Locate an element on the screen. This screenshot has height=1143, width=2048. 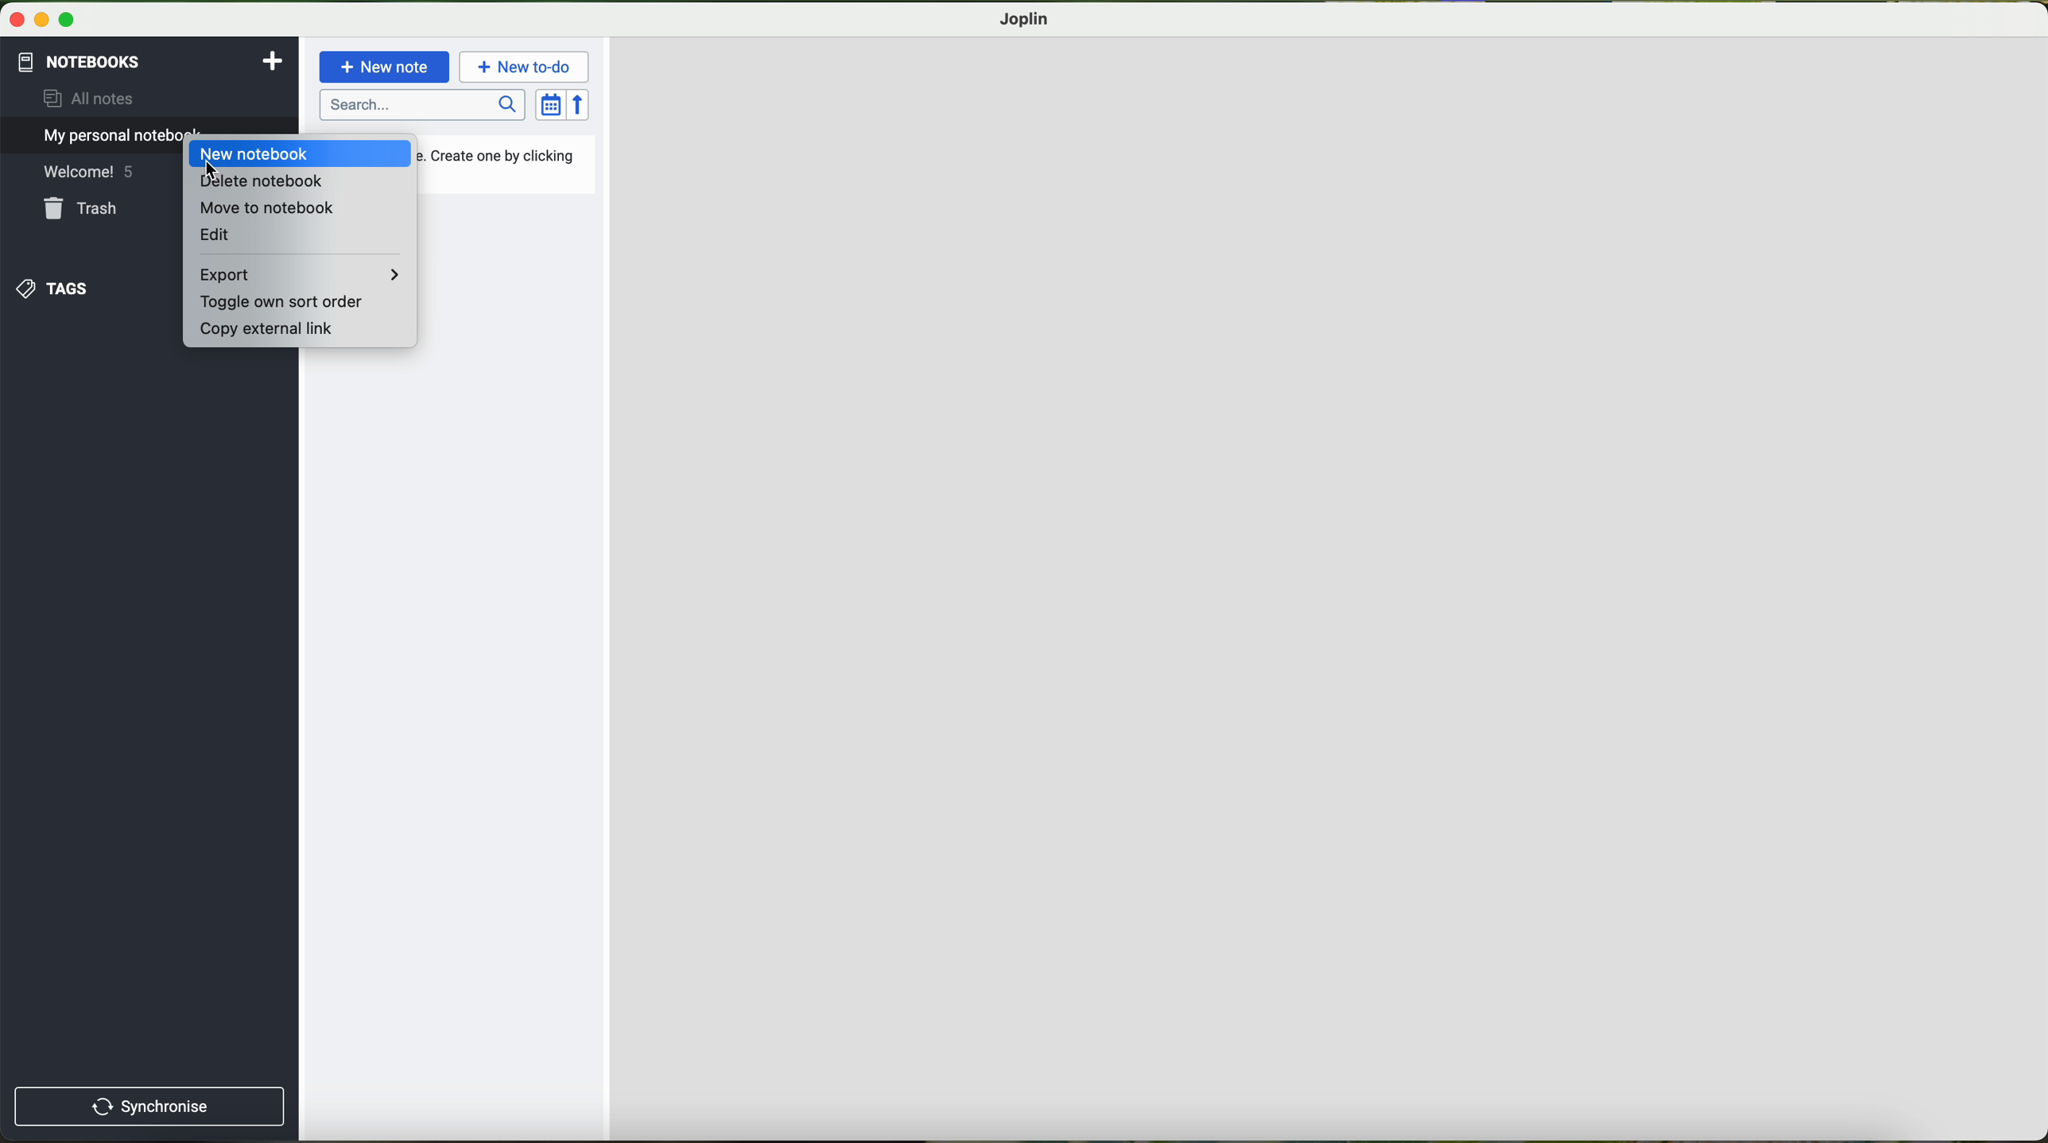
edit is located at coordinates (215, 235).